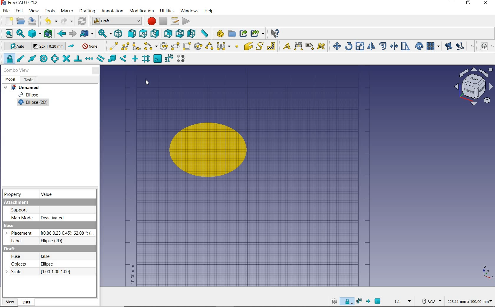 The width and height of the screenshot is (495, 307). Describe the element at coordinates (156, 34) in the screenshot. I see `right` at that location.